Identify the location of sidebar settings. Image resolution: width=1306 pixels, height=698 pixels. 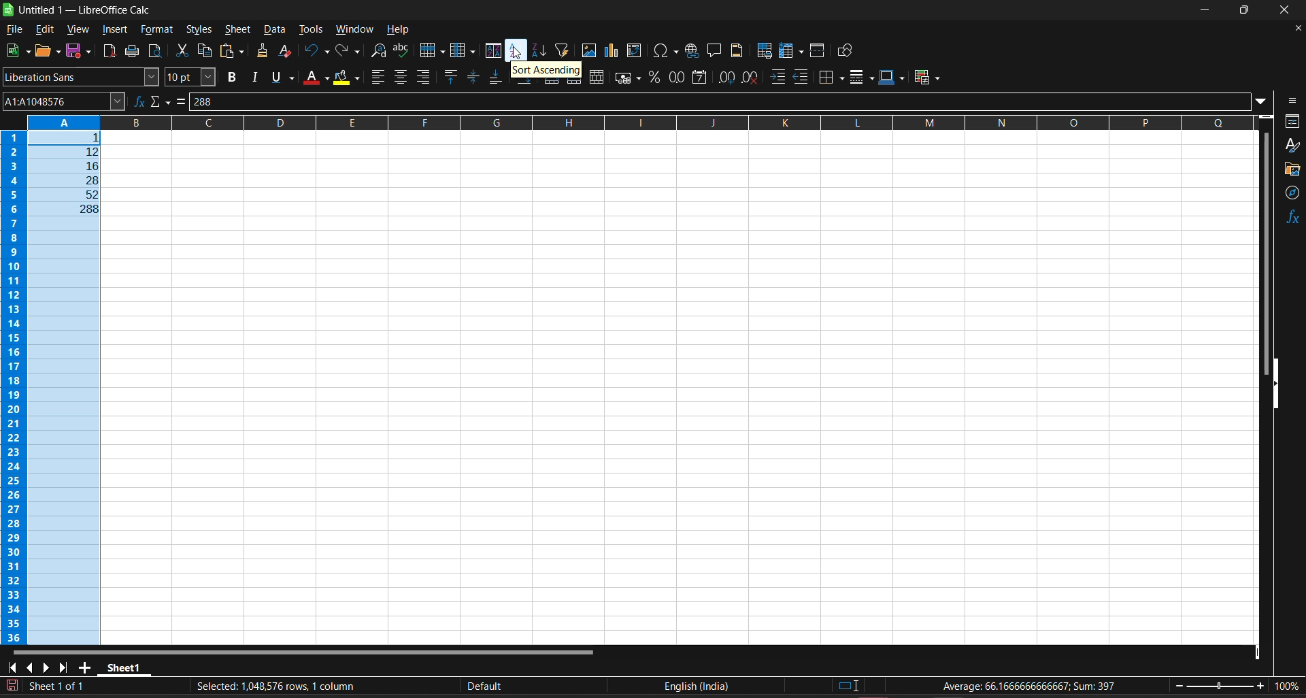
(1293, 100).